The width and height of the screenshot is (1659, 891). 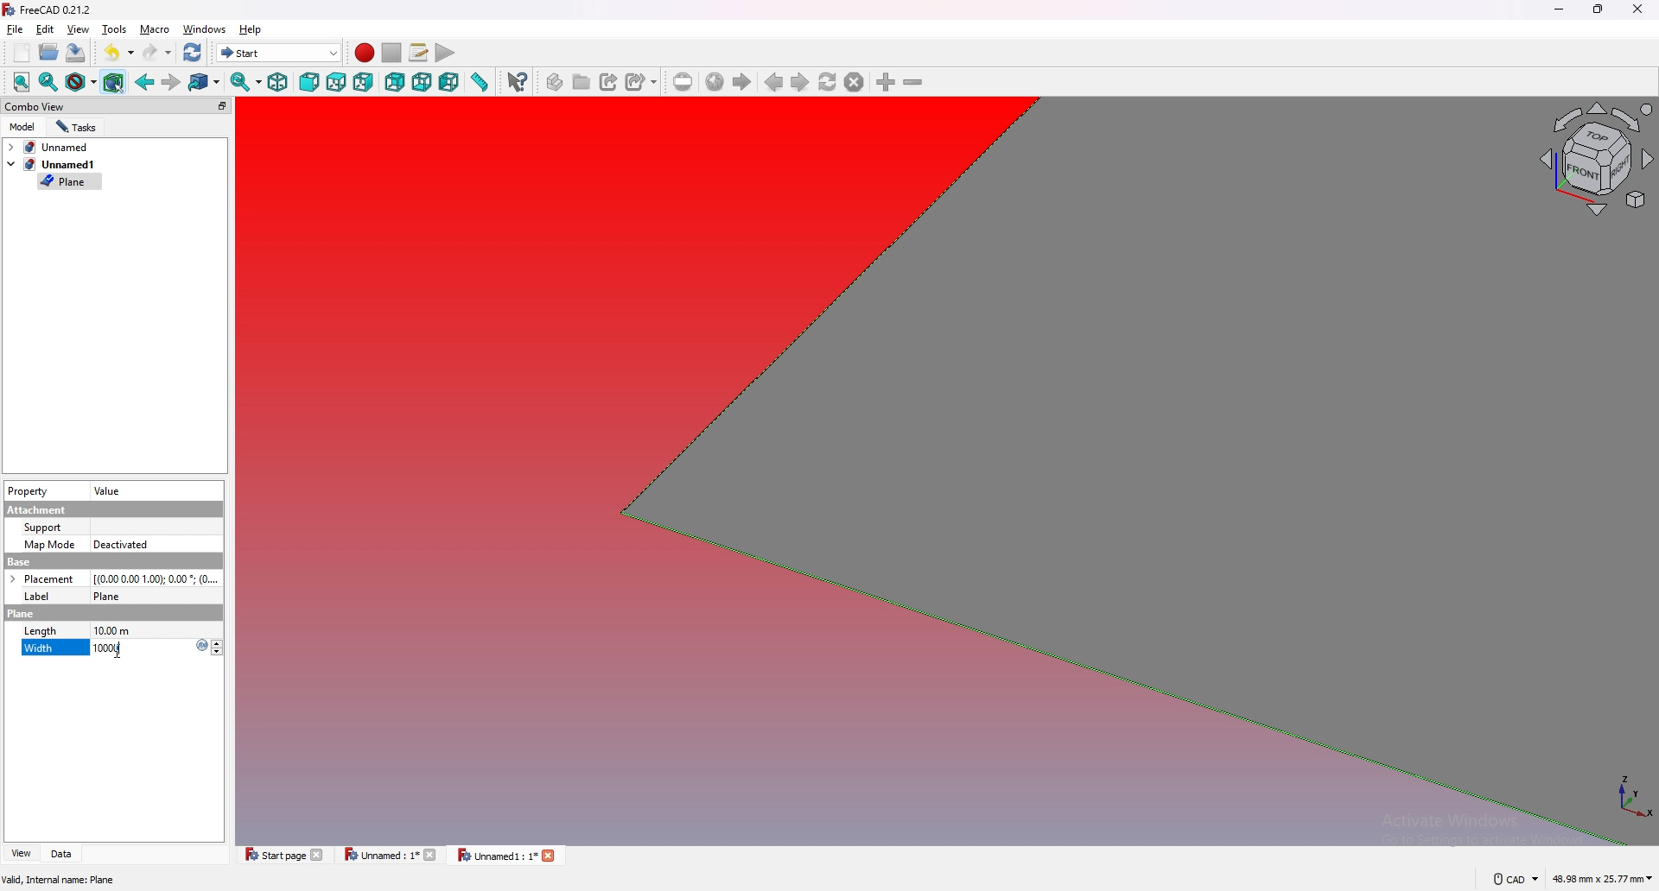 I want to click on stop loading, so click(x=855, y=82).